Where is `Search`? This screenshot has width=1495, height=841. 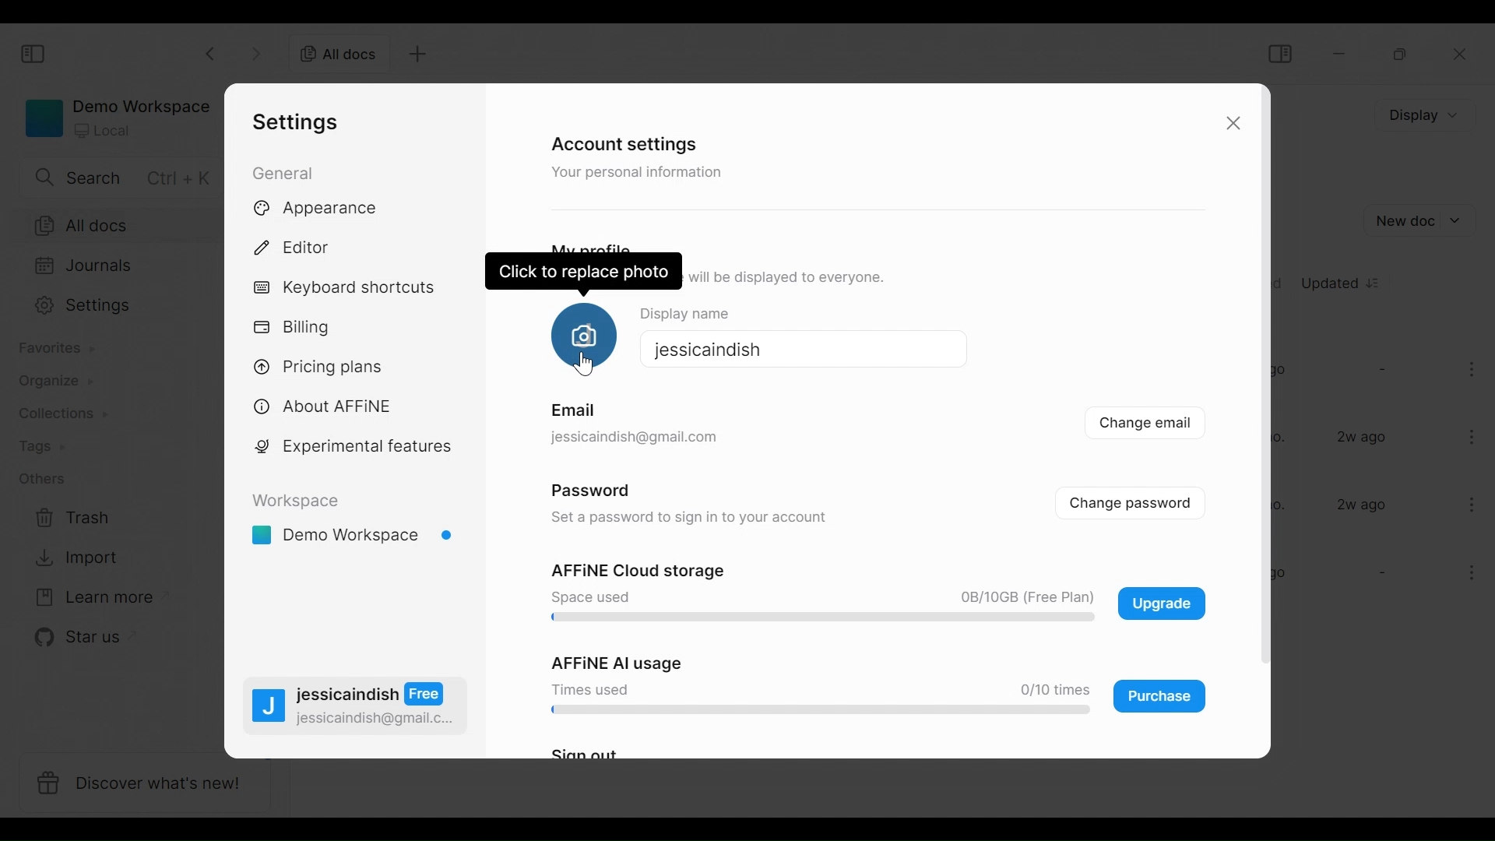
Search is located at coordinates (114, 178).